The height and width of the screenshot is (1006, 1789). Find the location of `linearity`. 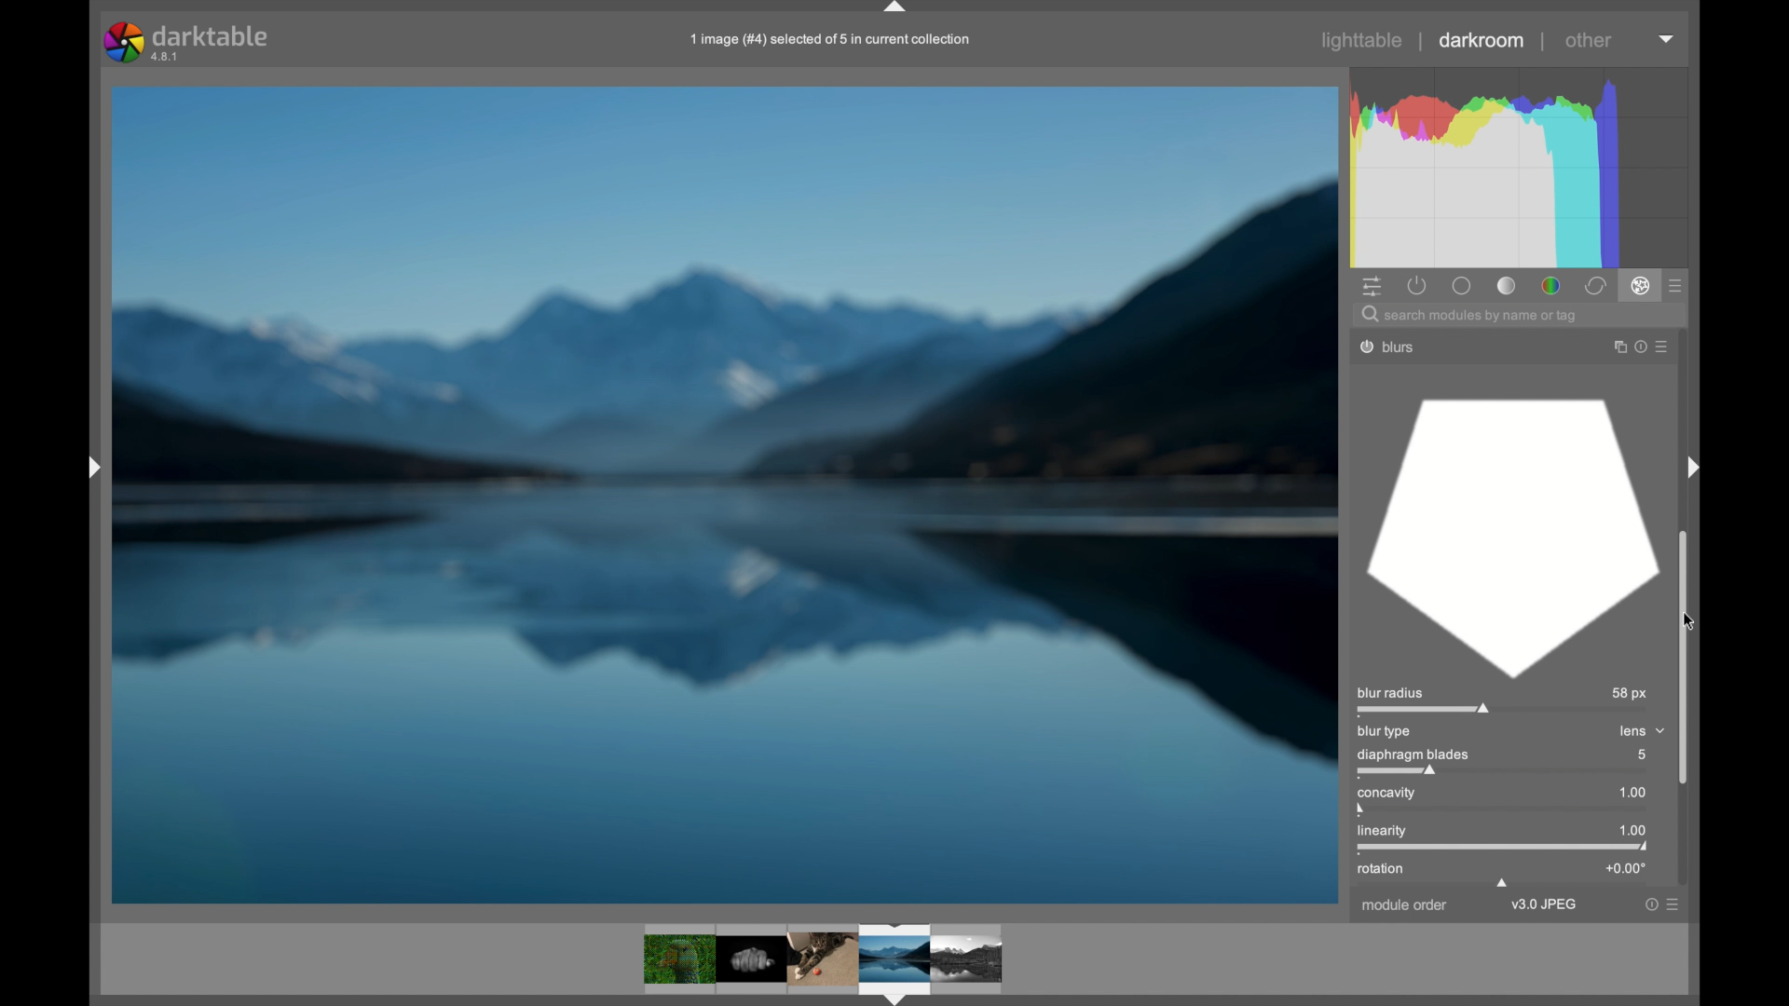

linearity is located at coordinates (1382, 832).